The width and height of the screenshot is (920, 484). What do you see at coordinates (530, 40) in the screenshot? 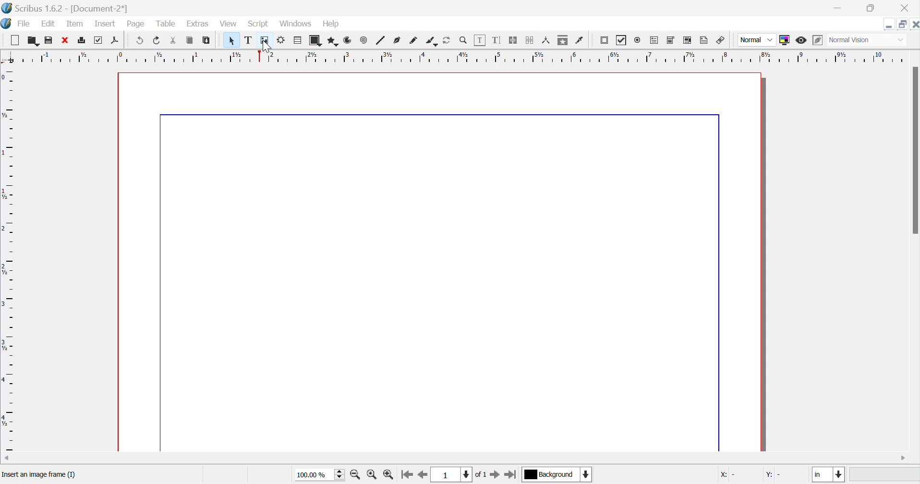
I see `unlink text frames` at bounding box center [530, 40].